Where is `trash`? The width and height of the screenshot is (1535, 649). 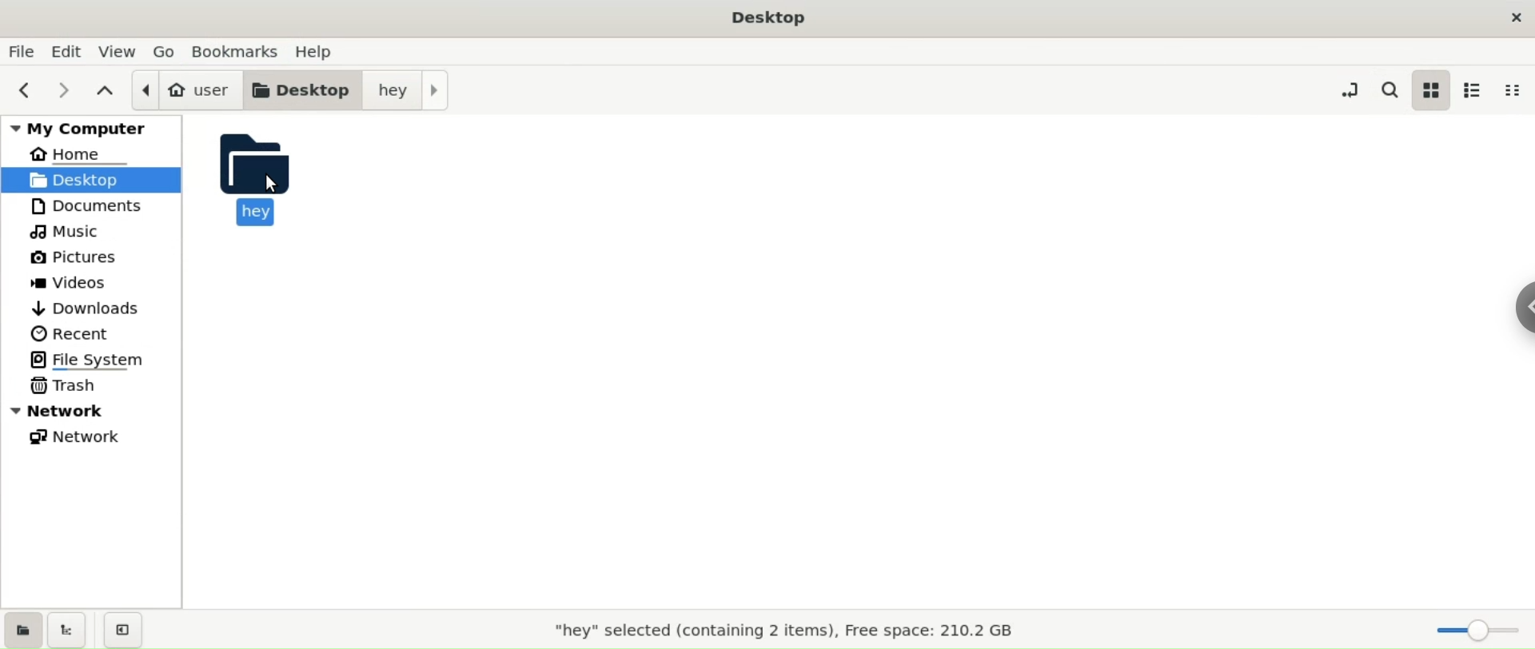 trash is located at coordinates (68, 387).